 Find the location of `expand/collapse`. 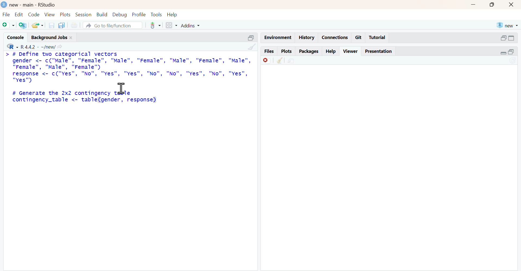

expand/collapse is located at coordinates (512, 38).